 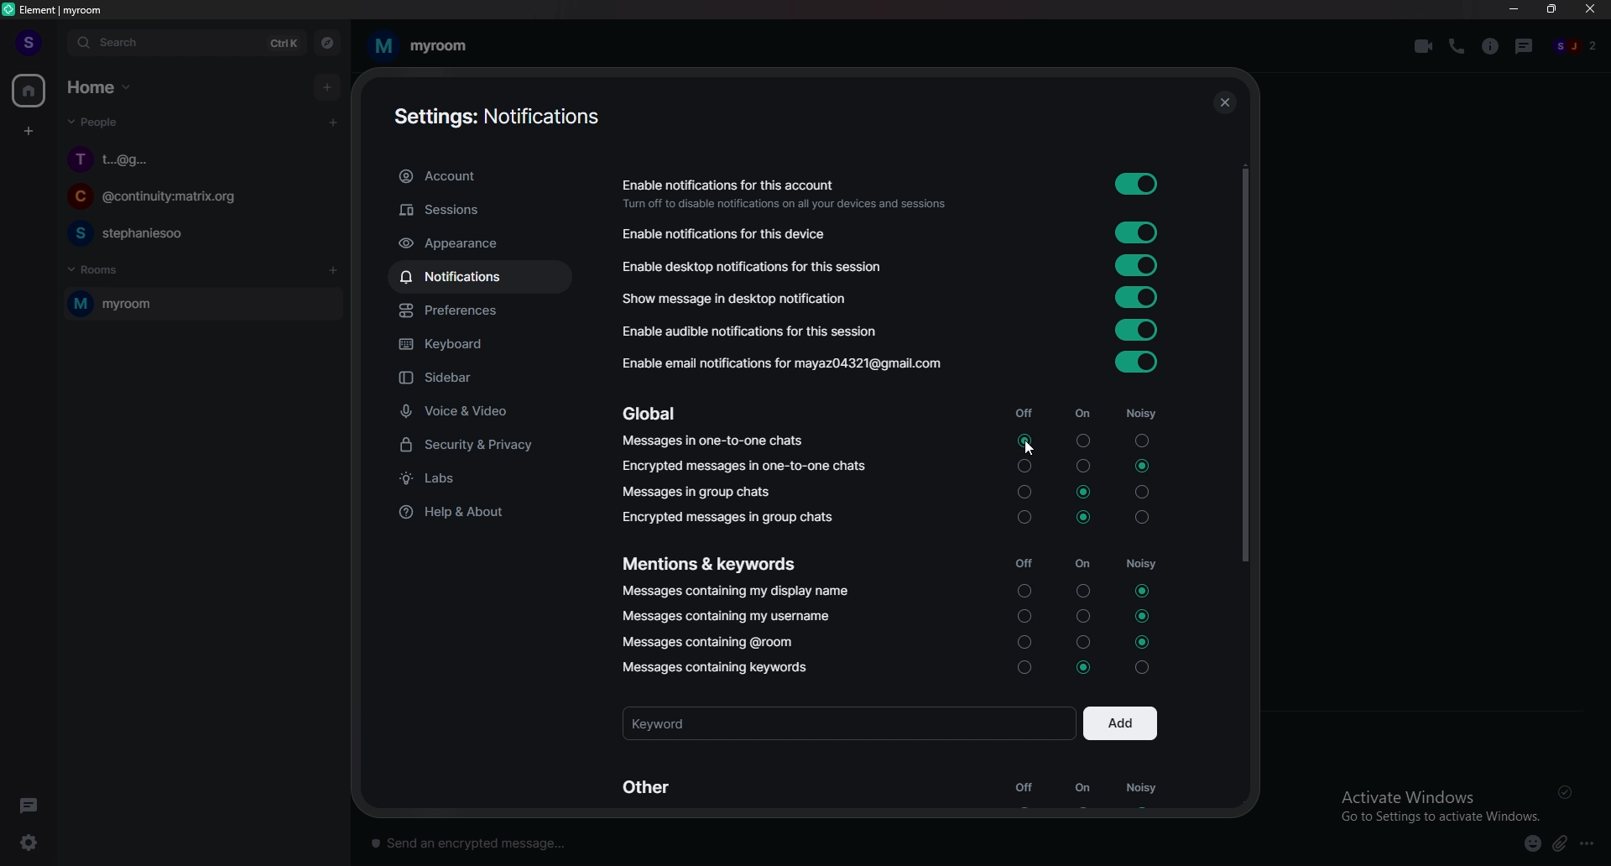 I want to click on settings, so click(x=32, y=841).